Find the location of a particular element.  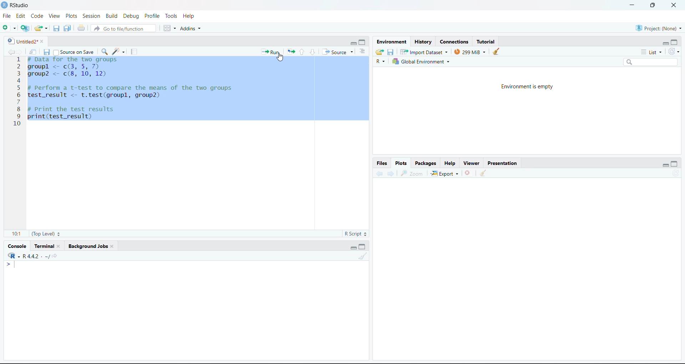

show in new window is located at coordinates (34, 52).